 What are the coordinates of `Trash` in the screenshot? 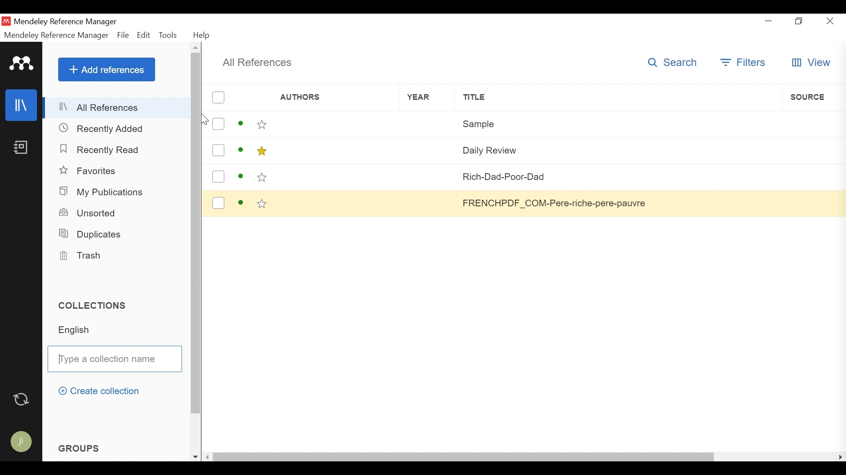 It's located at (83, 256).